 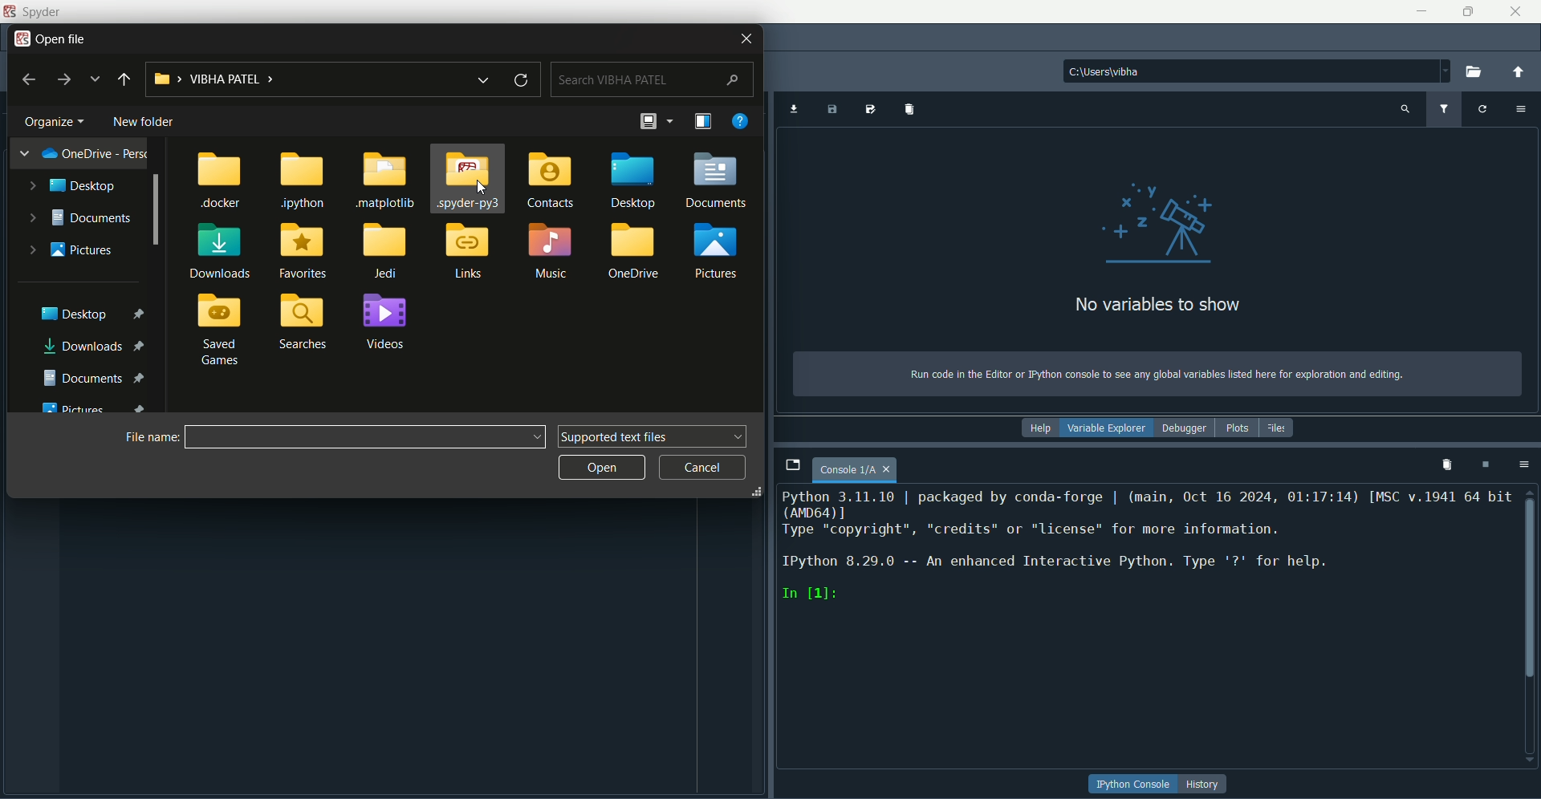 What do you see at coordinates (50, 37) in the screenshot?
I see `open file` at bounding box center [50, 37].